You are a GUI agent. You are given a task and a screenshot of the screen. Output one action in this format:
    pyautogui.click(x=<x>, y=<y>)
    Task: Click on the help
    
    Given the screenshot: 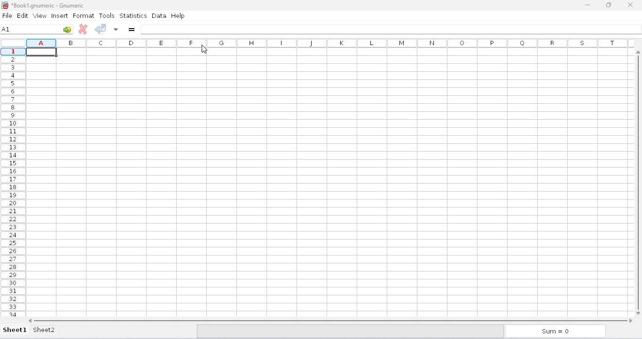 What is the action you would take?
    pyautogui.click(x=178, y=15)
    